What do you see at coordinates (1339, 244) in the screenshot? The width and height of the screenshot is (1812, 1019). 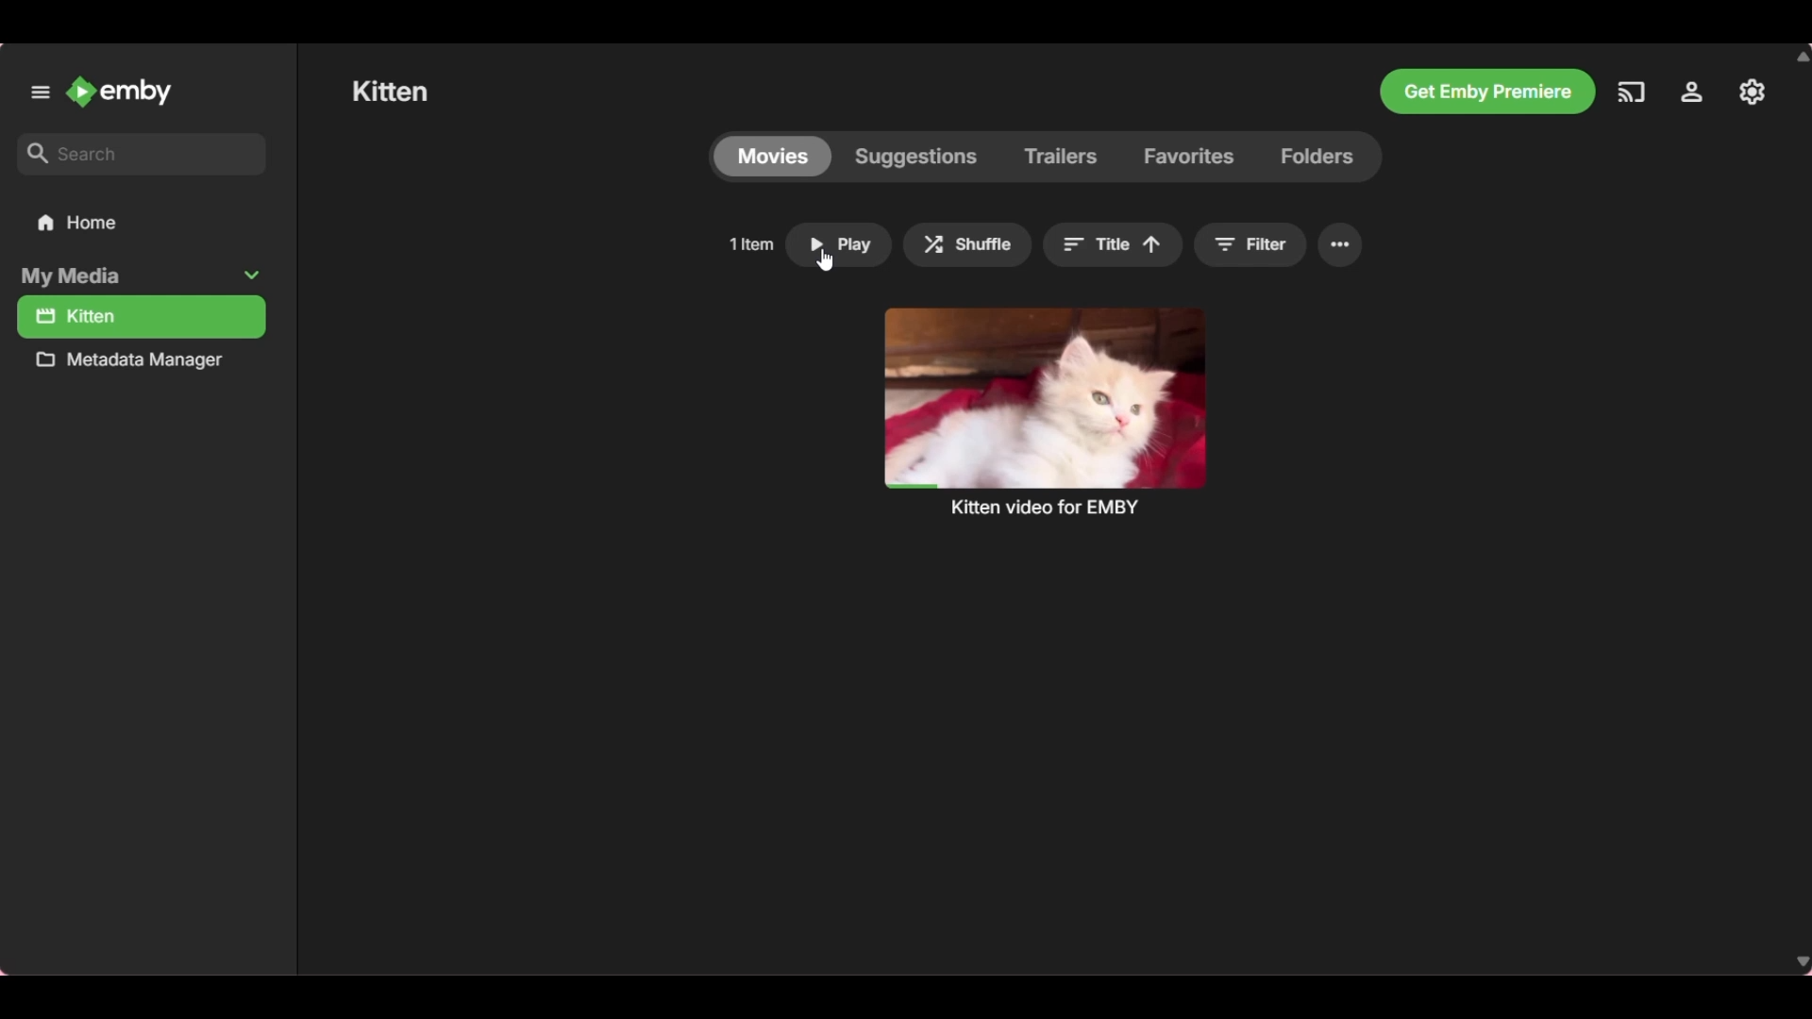 I see `Settings` at bounding box center [1339, 244].